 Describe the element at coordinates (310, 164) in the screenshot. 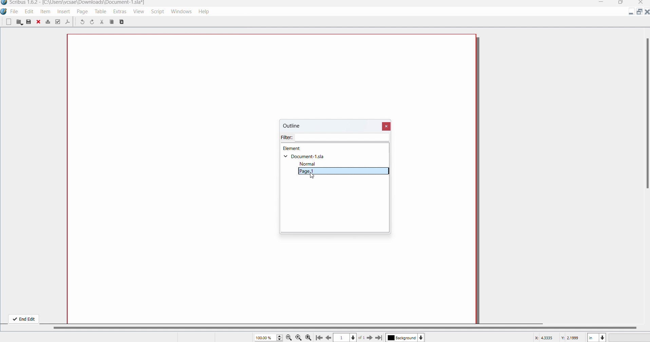

I see `normal` at that location.